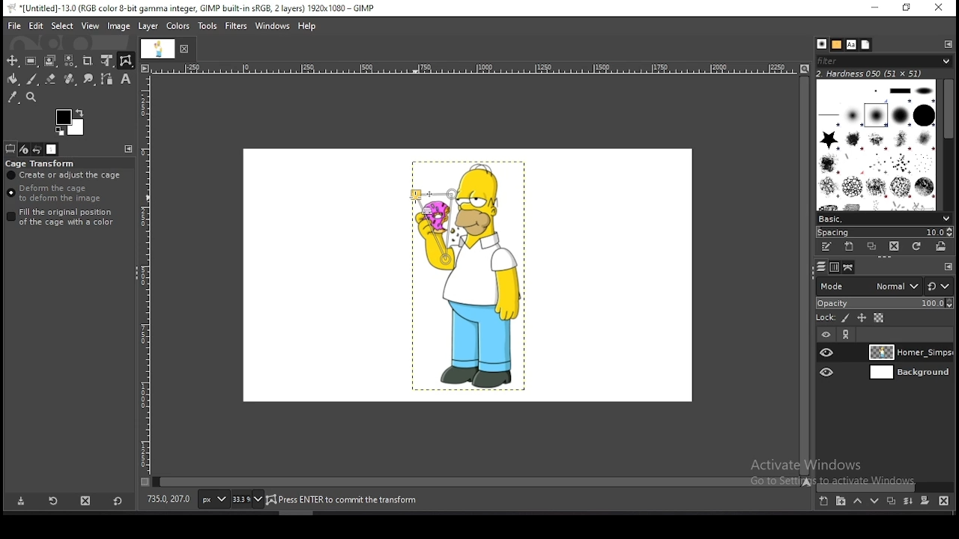 The image size is (959, 539). Describe the element at coordinates (908, 503) in the screenshot. I see `merge layers` at that location.